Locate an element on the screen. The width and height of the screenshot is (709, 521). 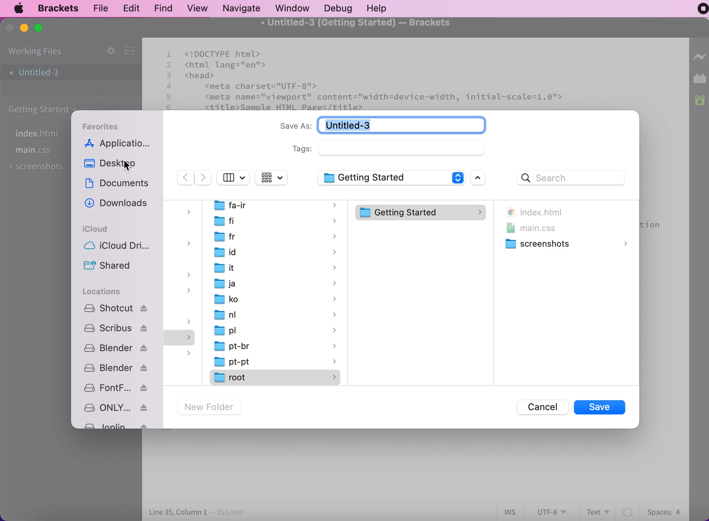
text is located at coordinates (596, 511).